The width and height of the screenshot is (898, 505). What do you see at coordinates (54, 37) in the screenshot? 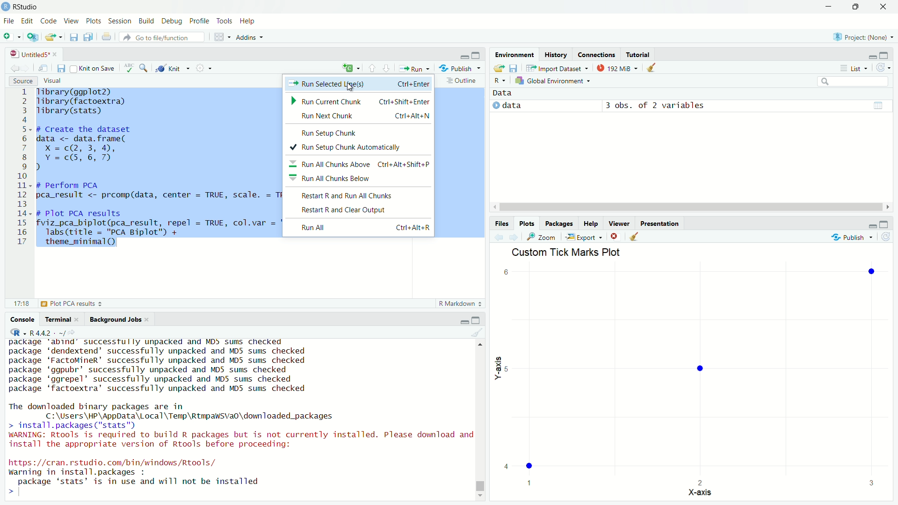
I see `open an existing file` at bounding box center [54, 37].